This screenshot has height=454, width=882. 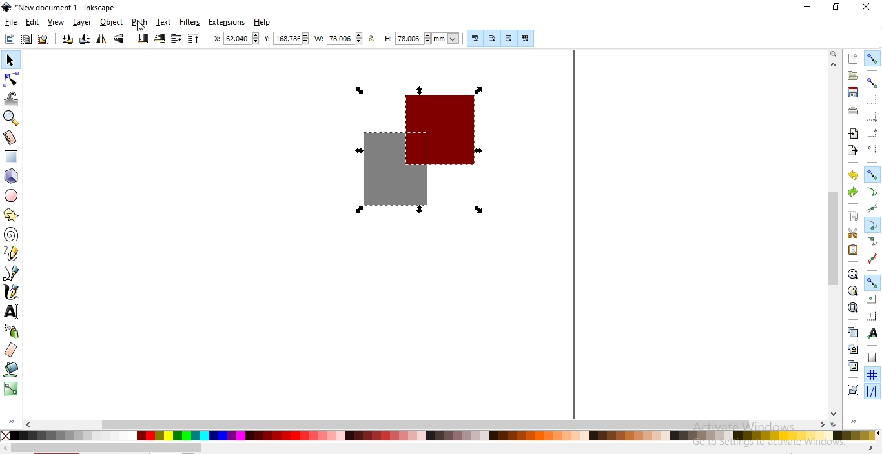 I want to click on create and edit text objects, so click(x=11, y=311).